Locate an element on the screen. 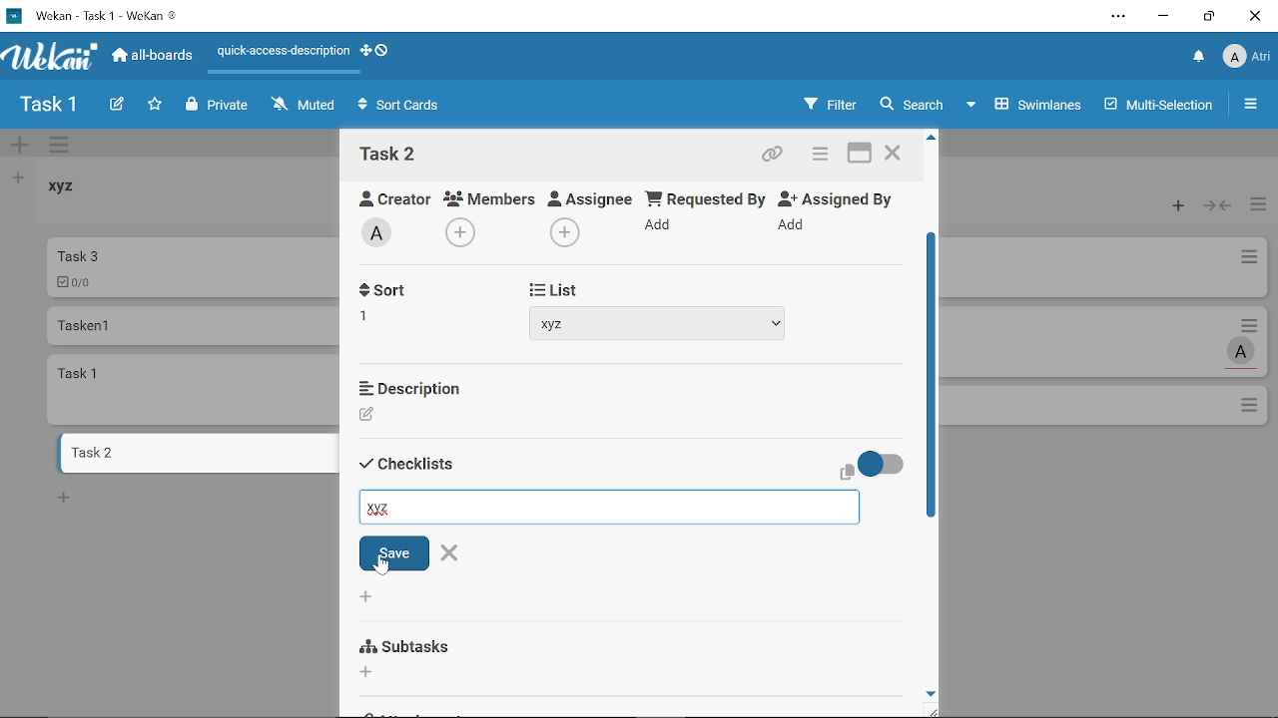 The width and height of the screenshot is (1278, 718). Add is located at coordinates (368, 671).